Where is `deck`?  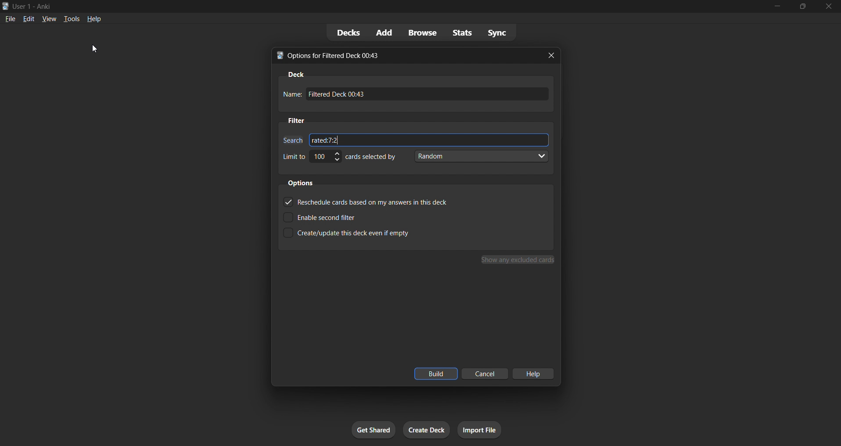
deck is located at coordinates (295, 73).